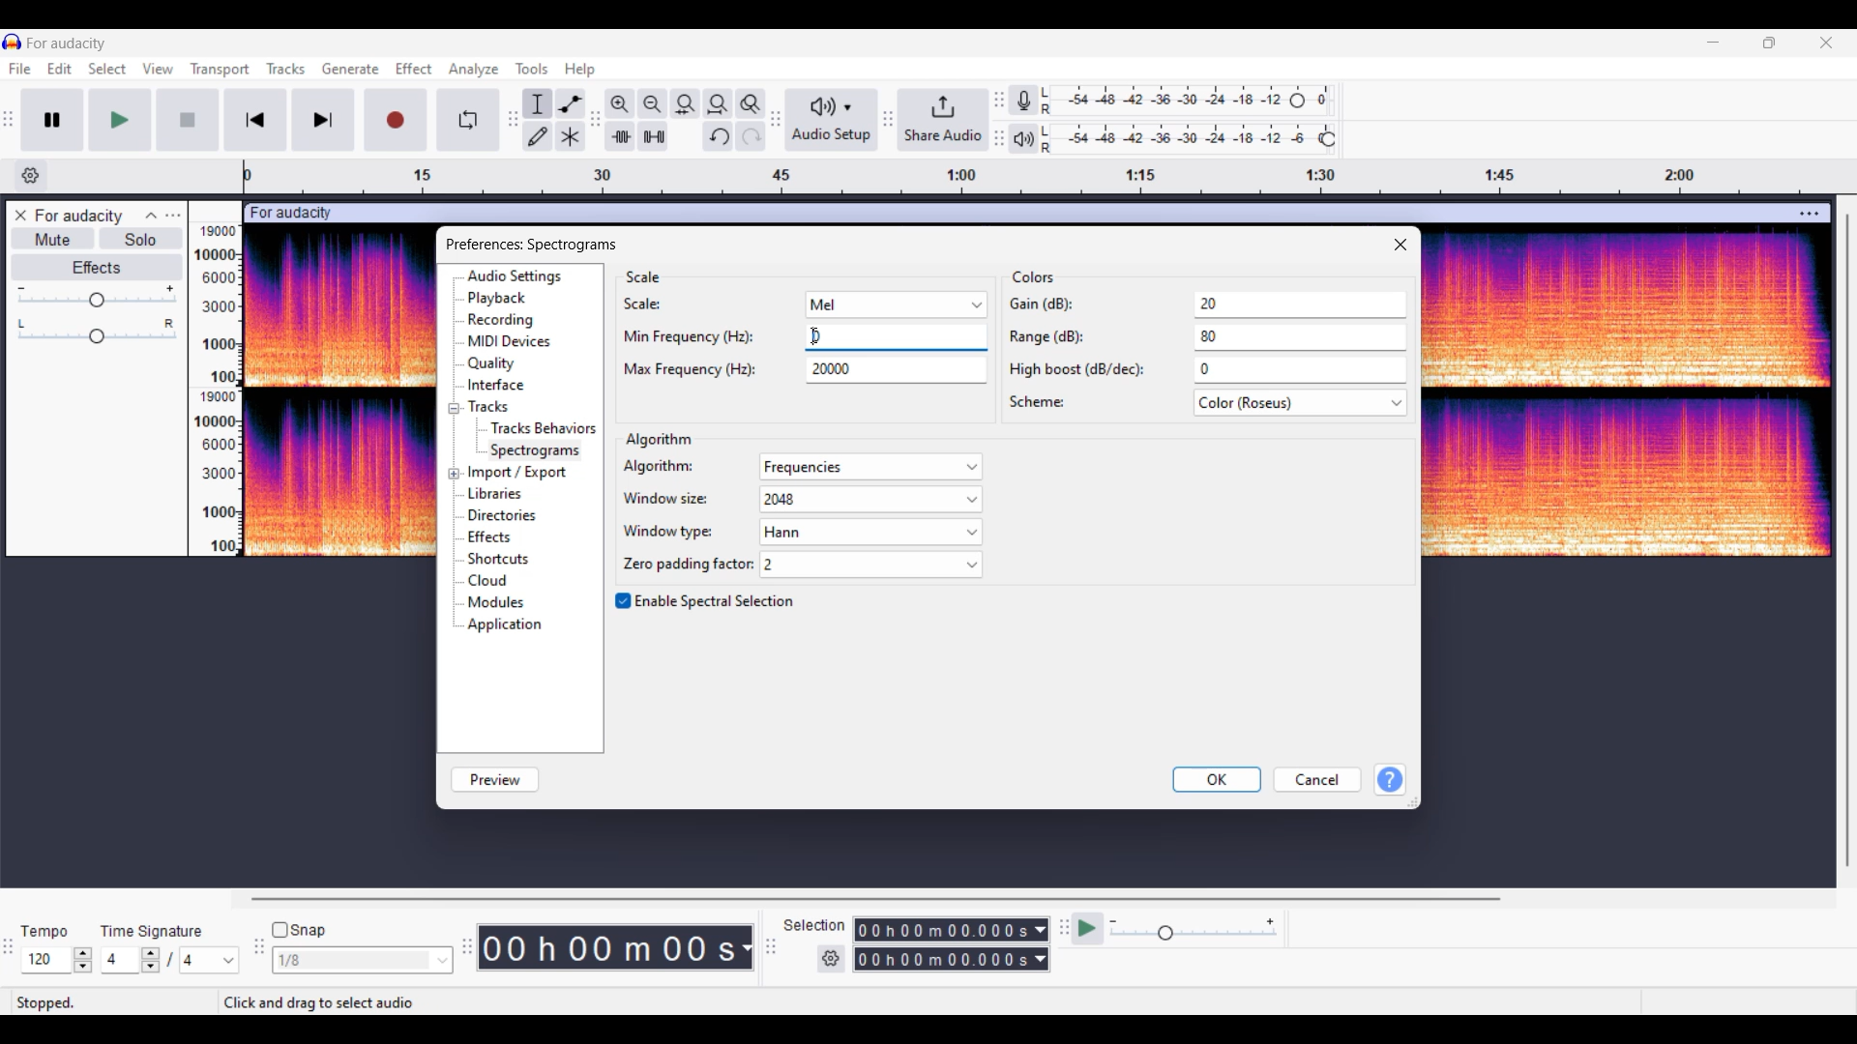 The image size is (1857, 1044). I want to click on Close window, so click(1400, 245).